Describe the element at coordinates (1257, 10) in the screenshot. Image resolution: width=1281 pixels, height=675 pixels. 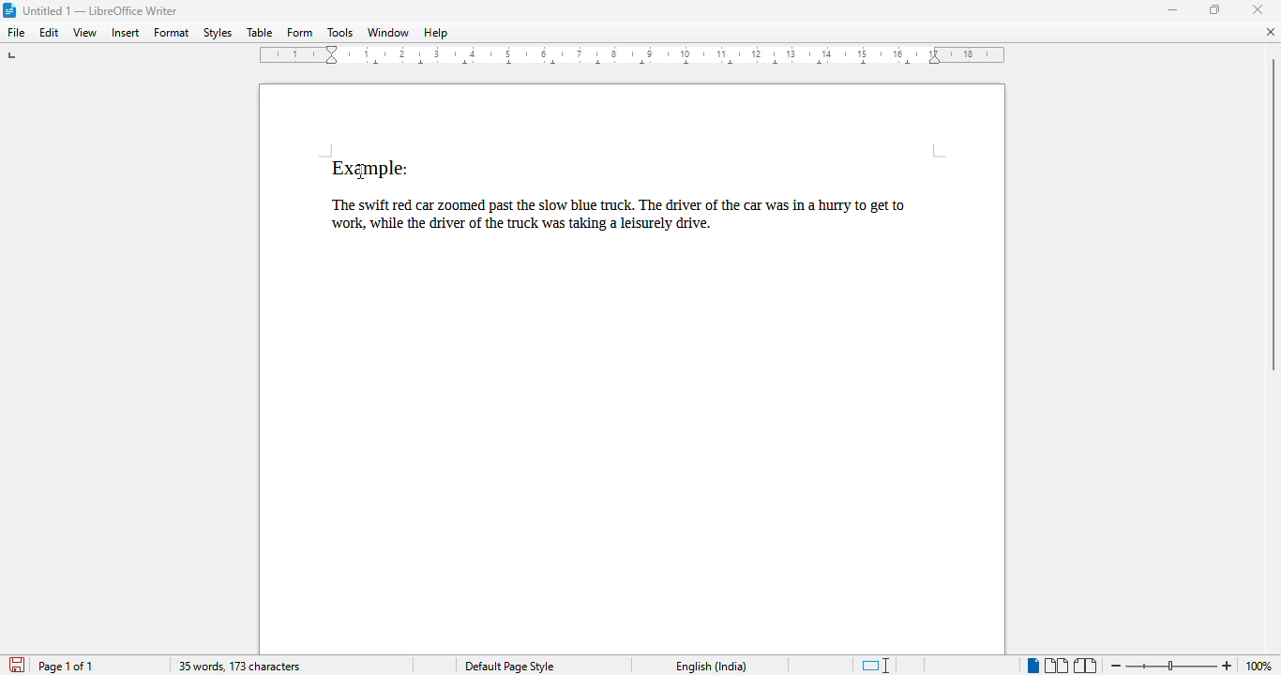
I see `close` at that location.